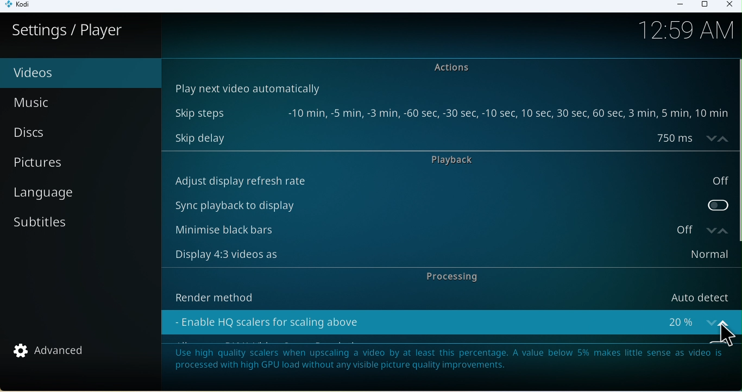 Image resolution: width=742 pixels, height=392 pixels. What do you see at coordinates (246, 87) in the screenshot?
I see `Play next video automatically` at bounding box center [246, 87].